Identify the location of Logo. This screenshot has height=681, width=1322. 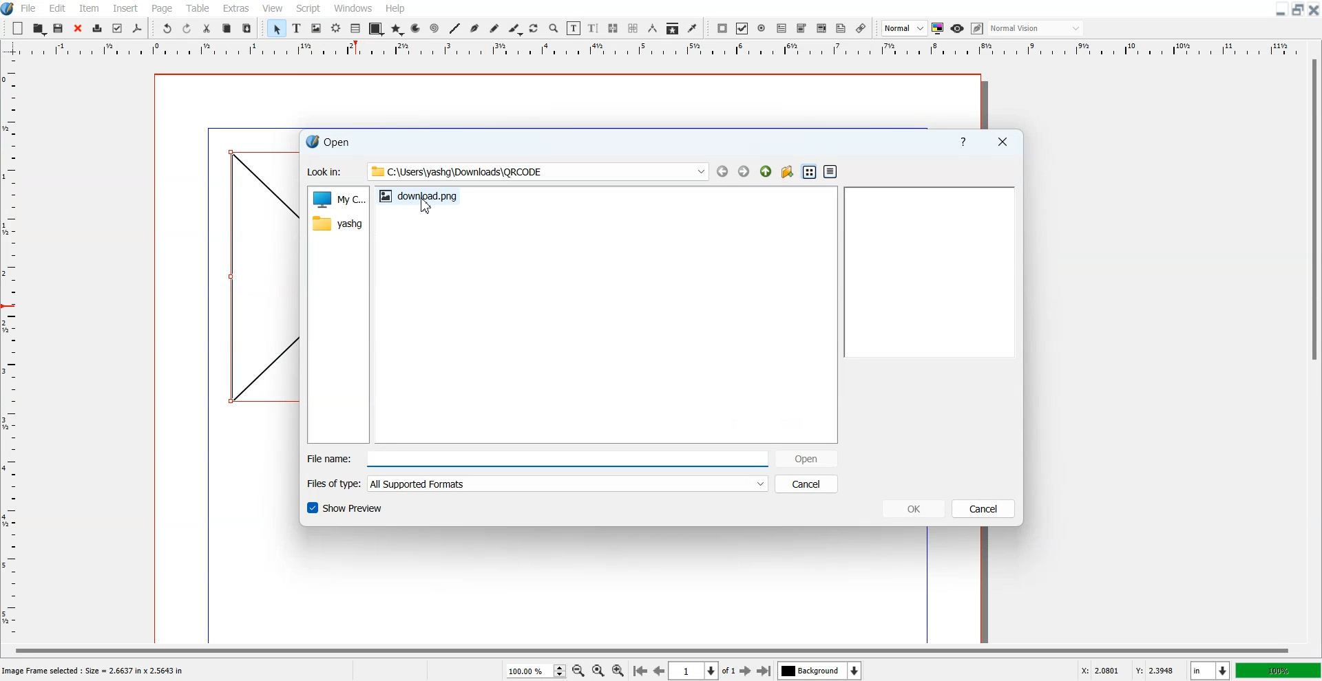
(8, 9).